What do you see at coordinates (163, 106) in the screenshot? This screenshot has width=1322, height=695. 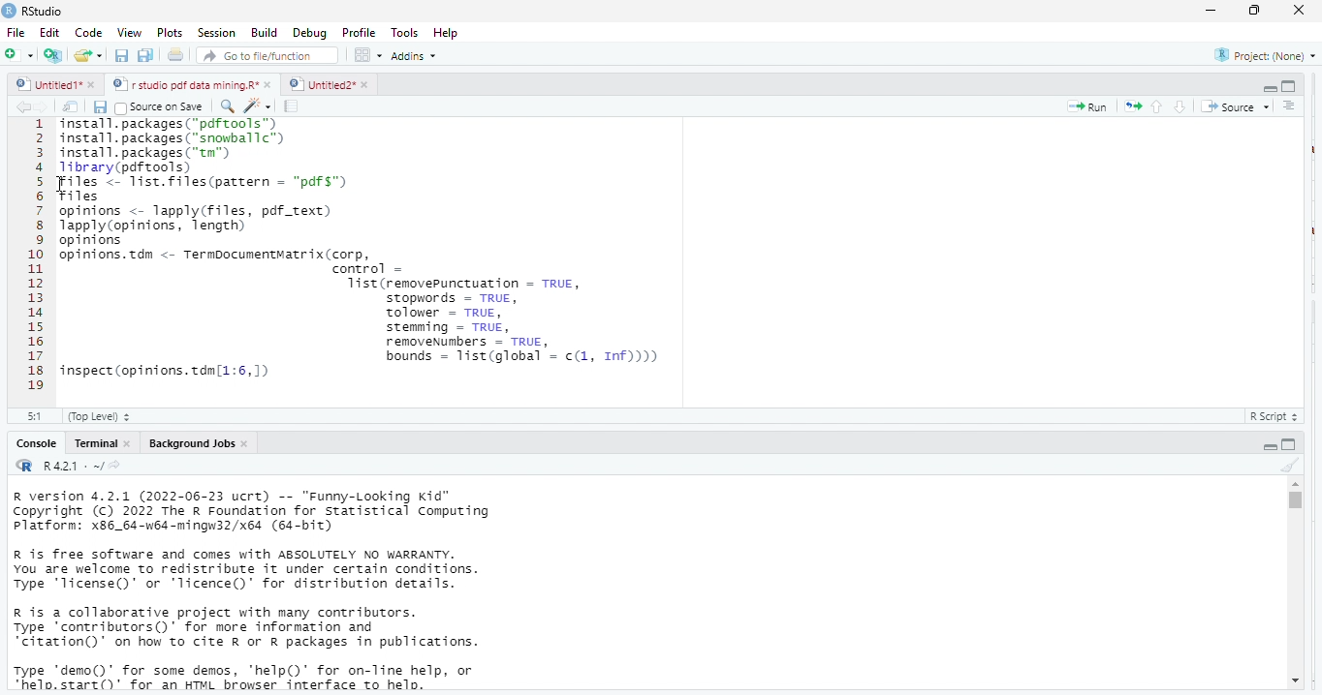 I see `source on save` at bounding box center [163, 106].